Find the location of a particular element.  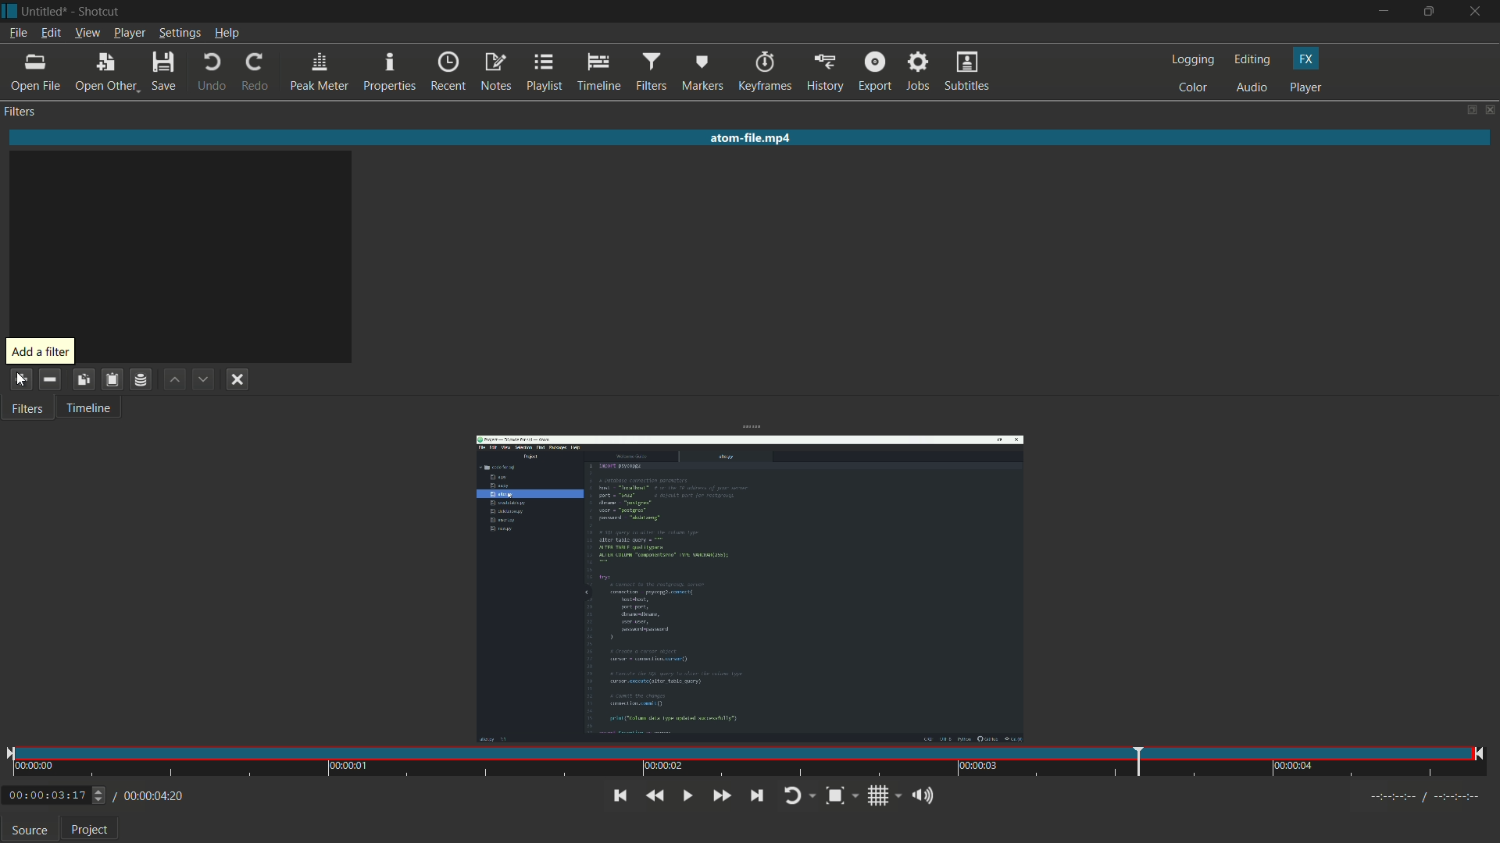

toggle player looping is located at coordinates (798, 795).